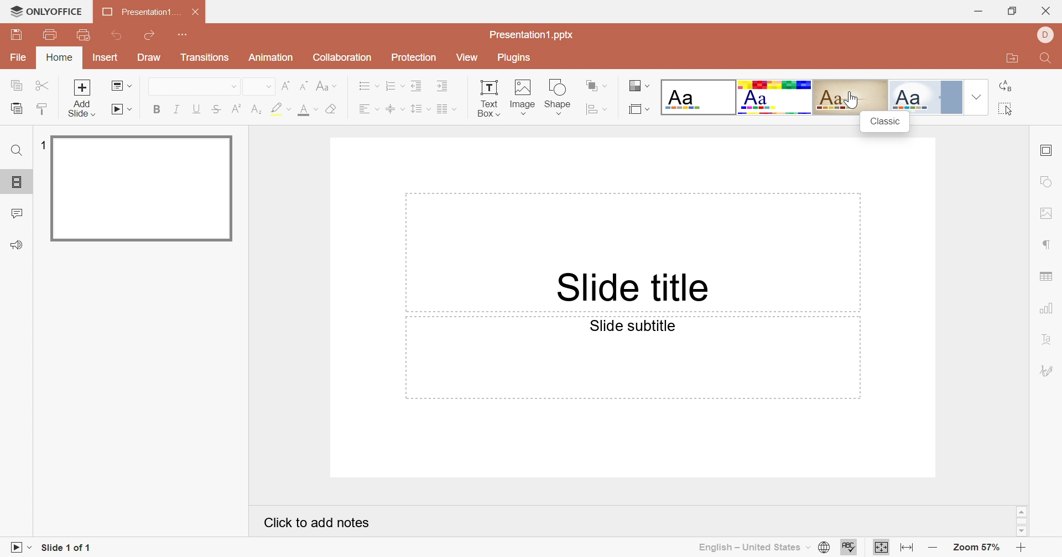 This screenshot has width=1062, height=557. Describe the element at coordinates (649, 86) in the screenshot. I see `Drop Down` at that location.